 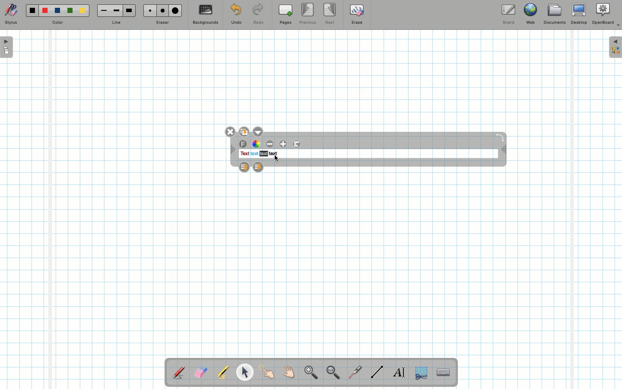 I want to click on Line, so click(x=116, y=23).